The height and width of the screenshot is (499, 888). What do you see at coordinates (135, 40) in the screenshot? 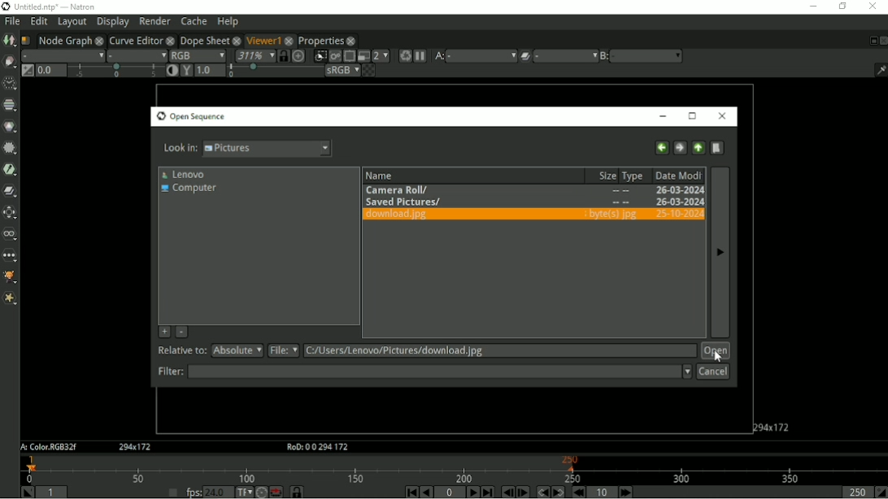
I see `Curve Editor` at bounding box center [135, 40].